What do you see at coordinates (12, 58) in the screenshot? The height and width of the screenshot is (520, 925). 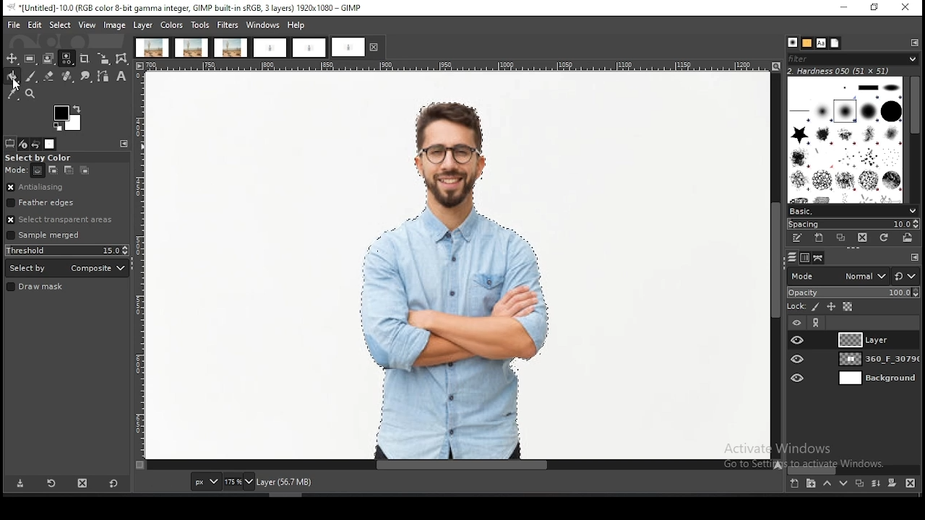 I see `move tool` at bounding box center [12, 58].